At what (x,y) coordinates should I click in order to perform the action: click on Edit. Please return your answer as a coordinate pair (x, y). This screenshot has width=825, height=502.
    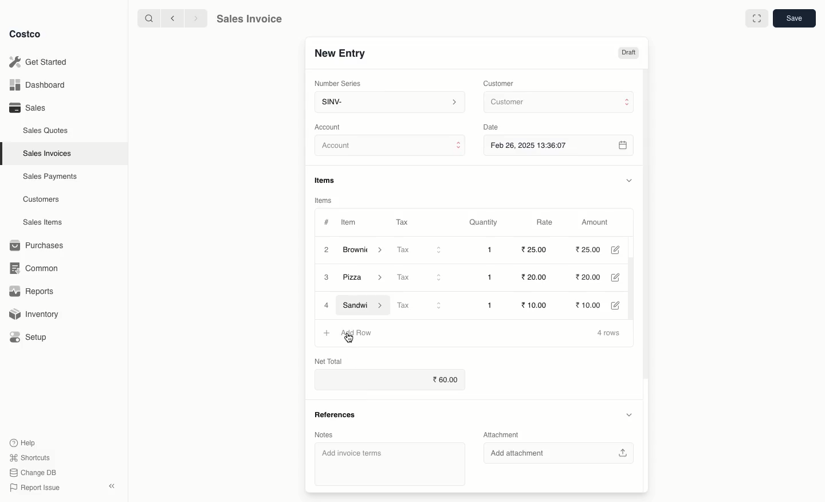
    Looking at the image, I should click on (620, 250).